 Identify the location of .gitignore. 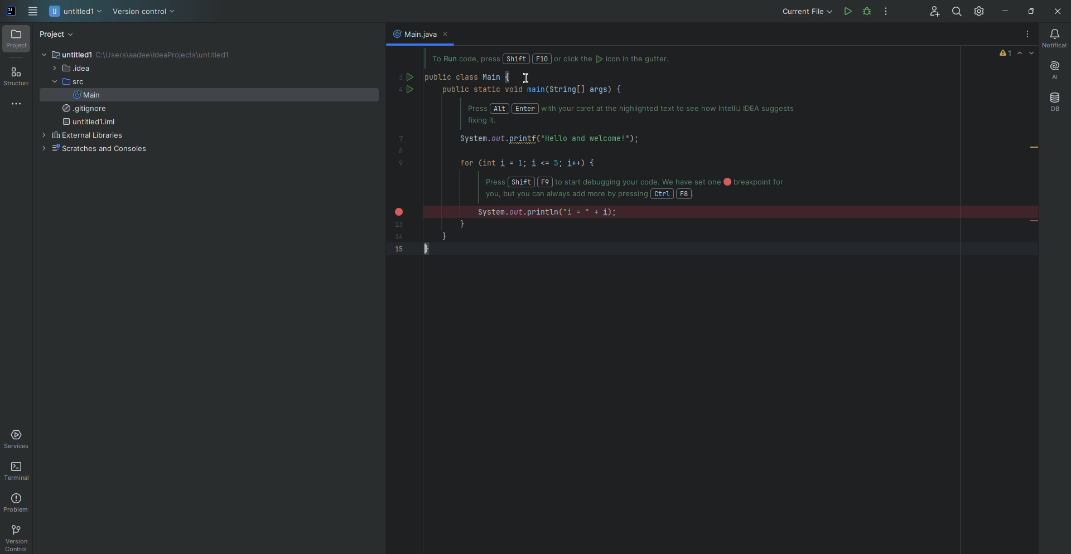
(81, 109).